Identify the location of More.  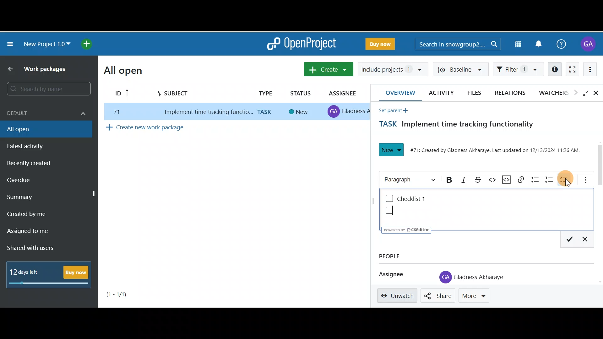
(476, 294).